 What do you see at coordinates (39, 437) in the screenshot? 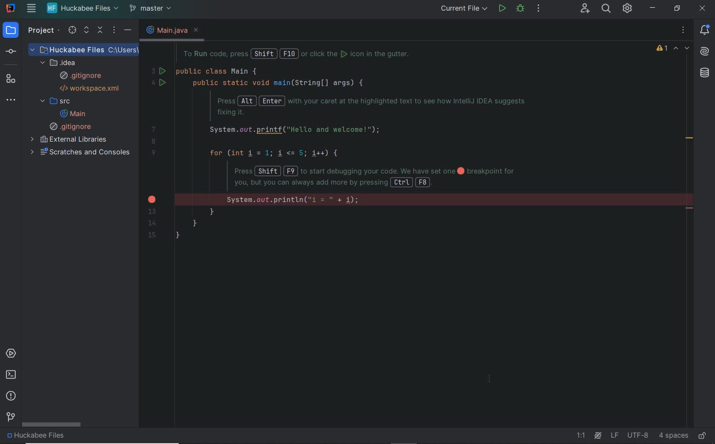
I see `project file name` at bounding box center [39, 437].